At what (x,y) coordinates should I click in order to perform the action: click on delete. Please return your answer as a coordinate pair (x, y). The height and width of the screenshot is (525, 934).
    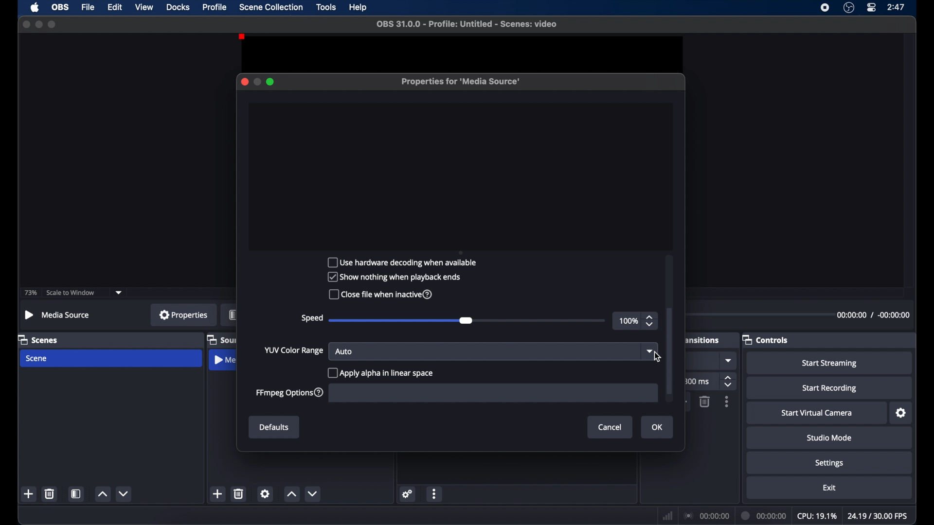
    Looking at the image, I should click on (704, 402).